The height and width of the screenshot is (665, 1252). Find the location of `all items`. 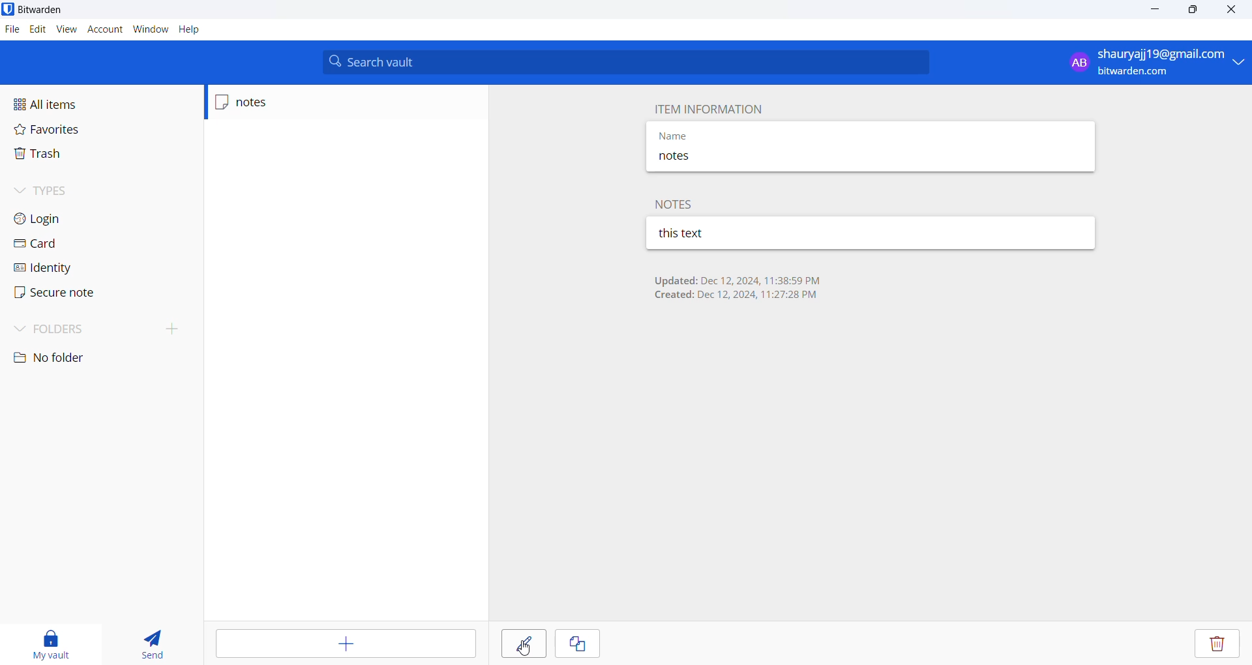

all items is located at coordinates (68, 104).